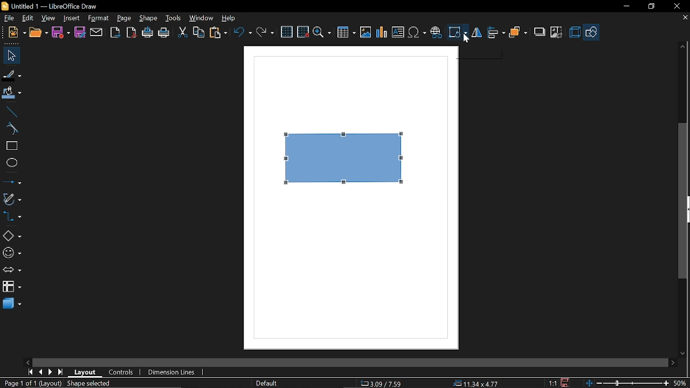 This screenshot has width=690, height=388. What do you see at coordinates (575, 32) in the screenshot?
I see `3d effect` at bounding box center [575, 32].